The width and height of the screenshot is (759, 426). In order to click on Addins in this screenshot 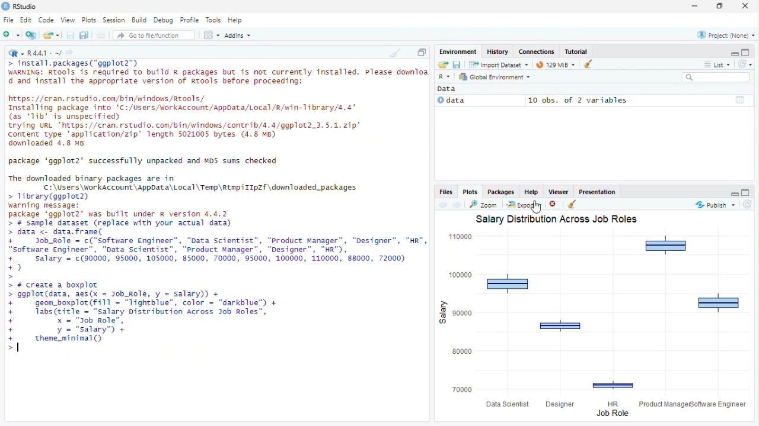, I will do `click(237, 34)`.